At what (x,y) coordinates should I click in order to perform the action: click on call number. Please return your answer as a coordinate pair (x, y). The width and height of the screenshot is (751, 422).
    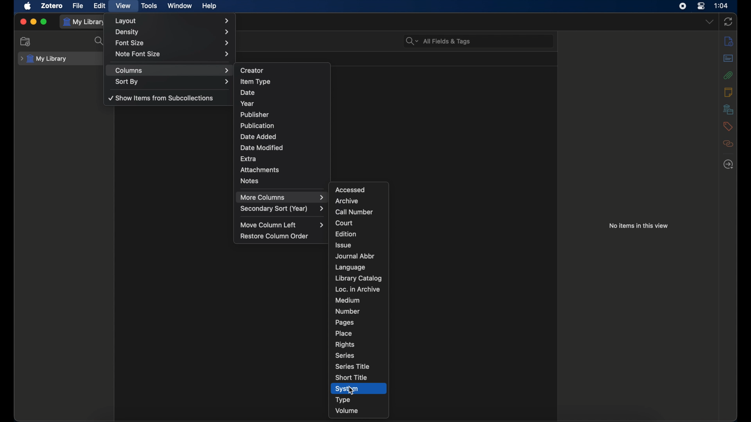
    Looking at the image, I should click on (354, 212).